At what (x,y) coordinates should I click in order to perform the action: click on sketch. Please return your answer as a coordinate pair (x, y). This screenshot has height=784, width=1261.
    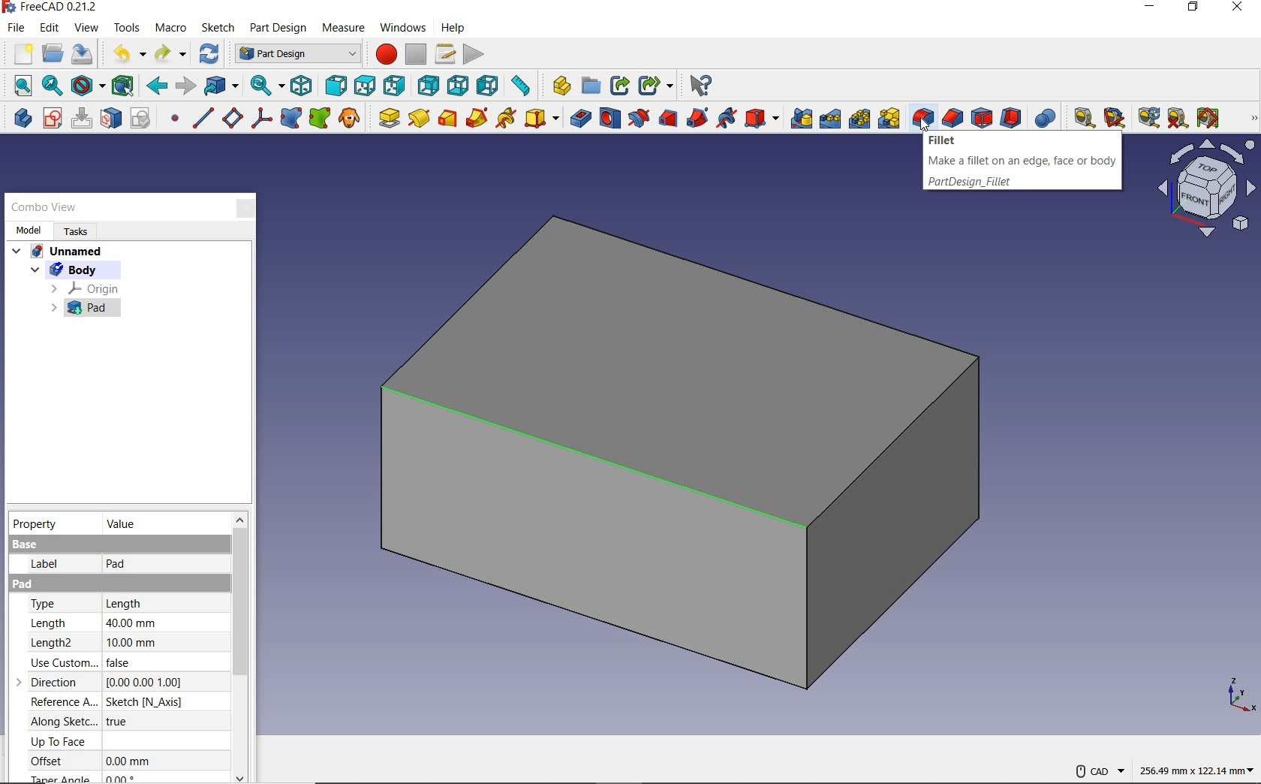
    Looking at the image, I should click on (218, 29).